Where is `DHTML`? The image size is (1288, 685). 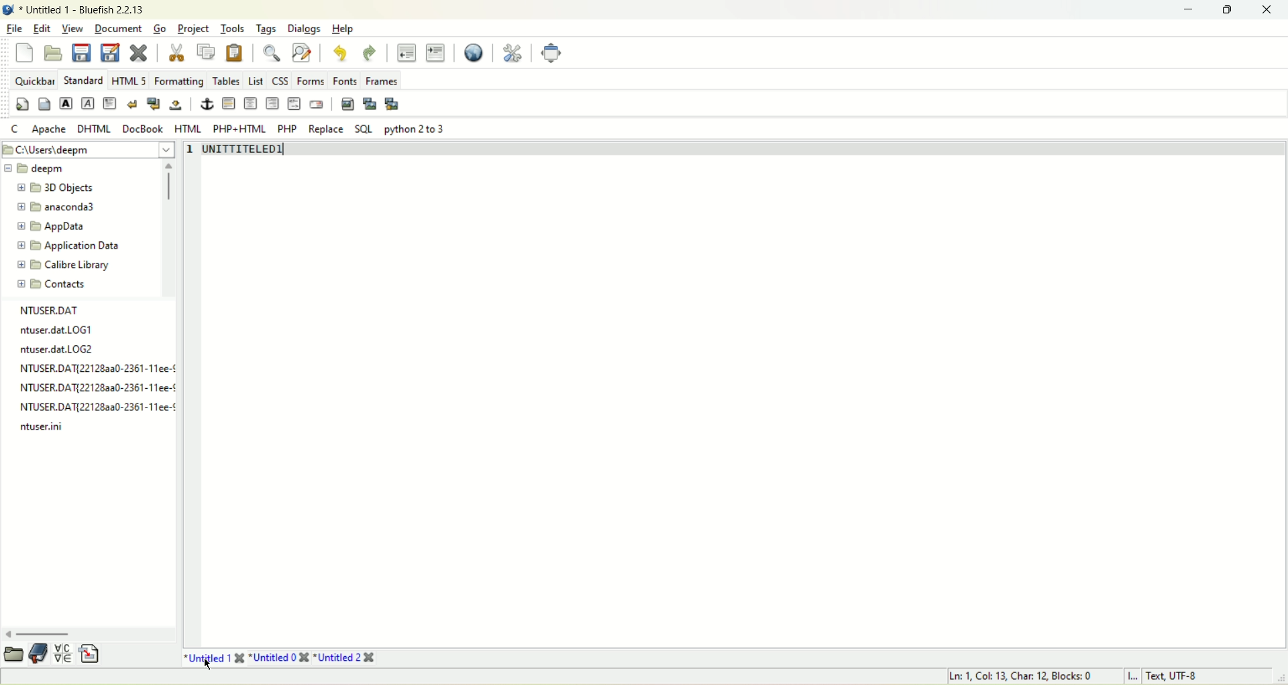 DHTML is located at coordinates (93, 130).